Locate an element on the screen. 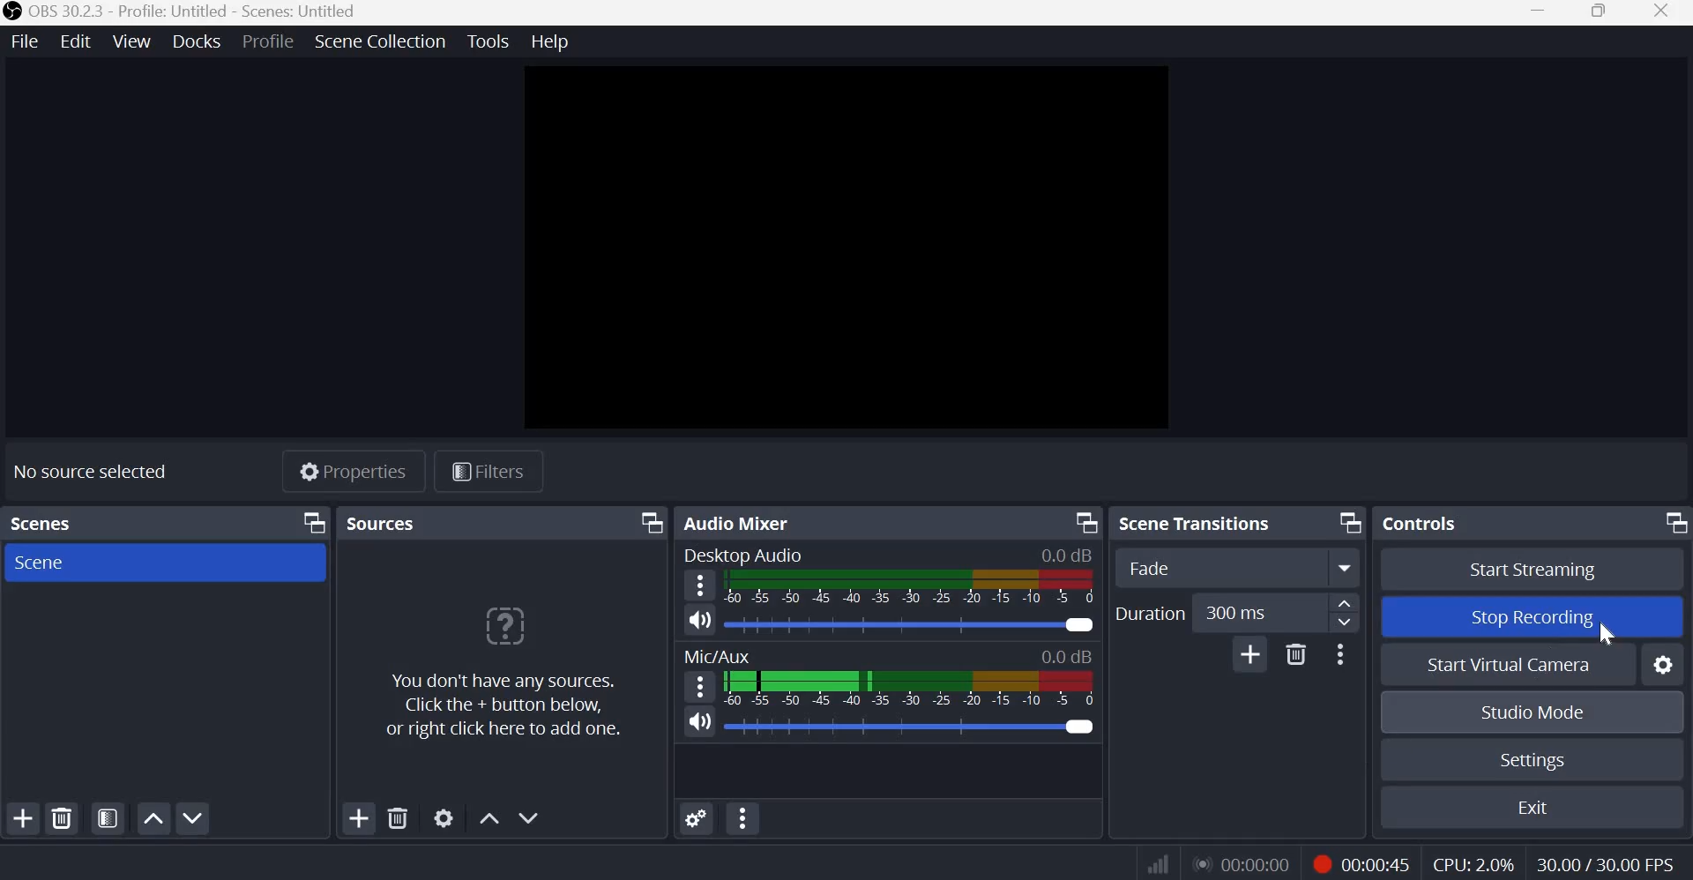  Speaker Icon is located at coordinates (701, 687).